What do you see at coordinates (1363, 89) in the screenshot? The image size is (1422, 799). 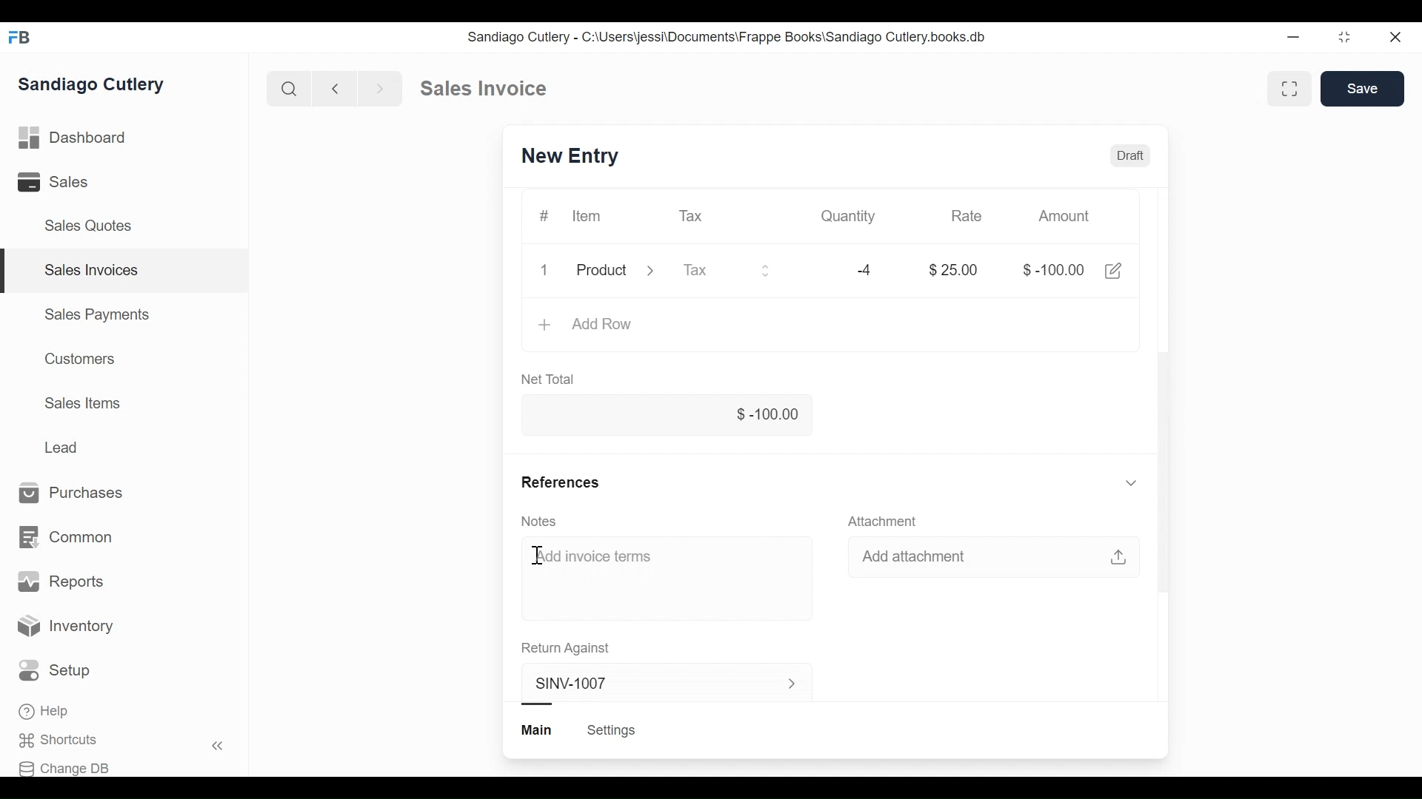 I see `Save` at bounding box center [1363, 89].